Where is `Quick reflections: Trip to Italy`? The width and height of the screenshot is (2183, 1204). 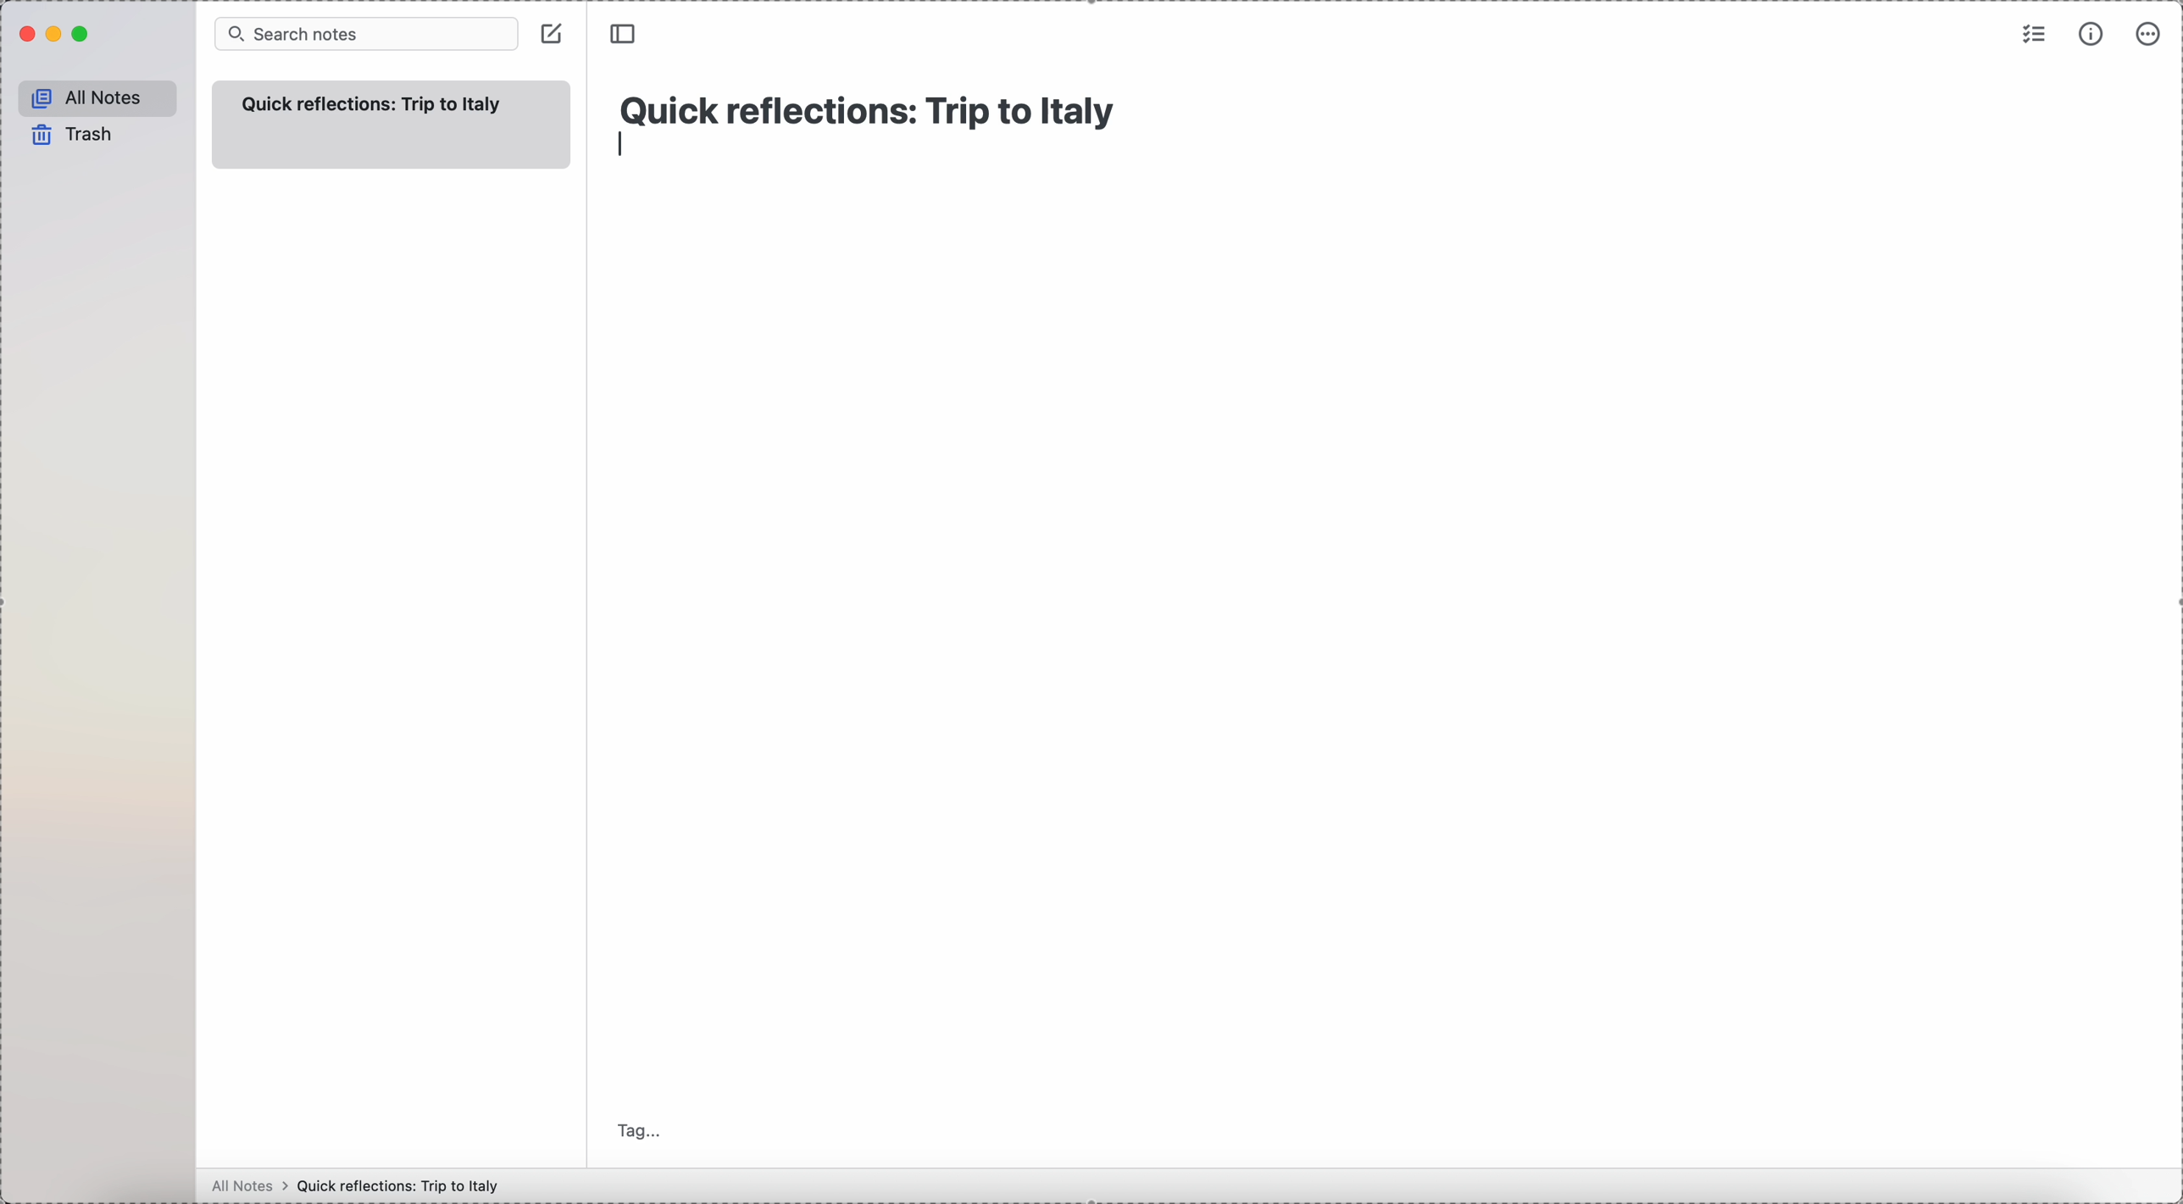
Quick reflections: Trip to Italy is located at coordinates (876, 112).